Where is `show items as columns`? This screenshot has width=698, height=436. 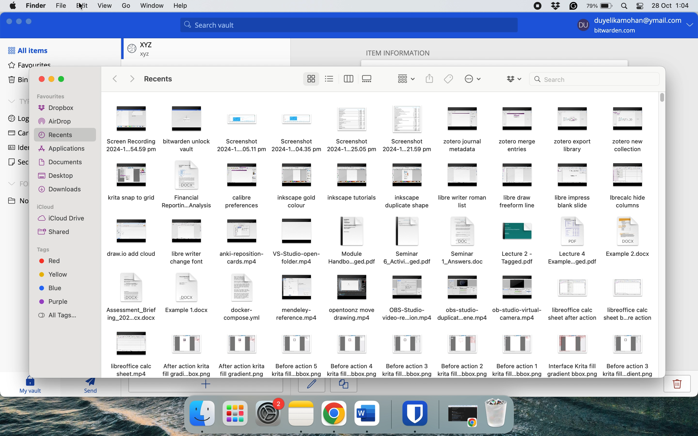
show items as columns is located at coordinates (349, 78).